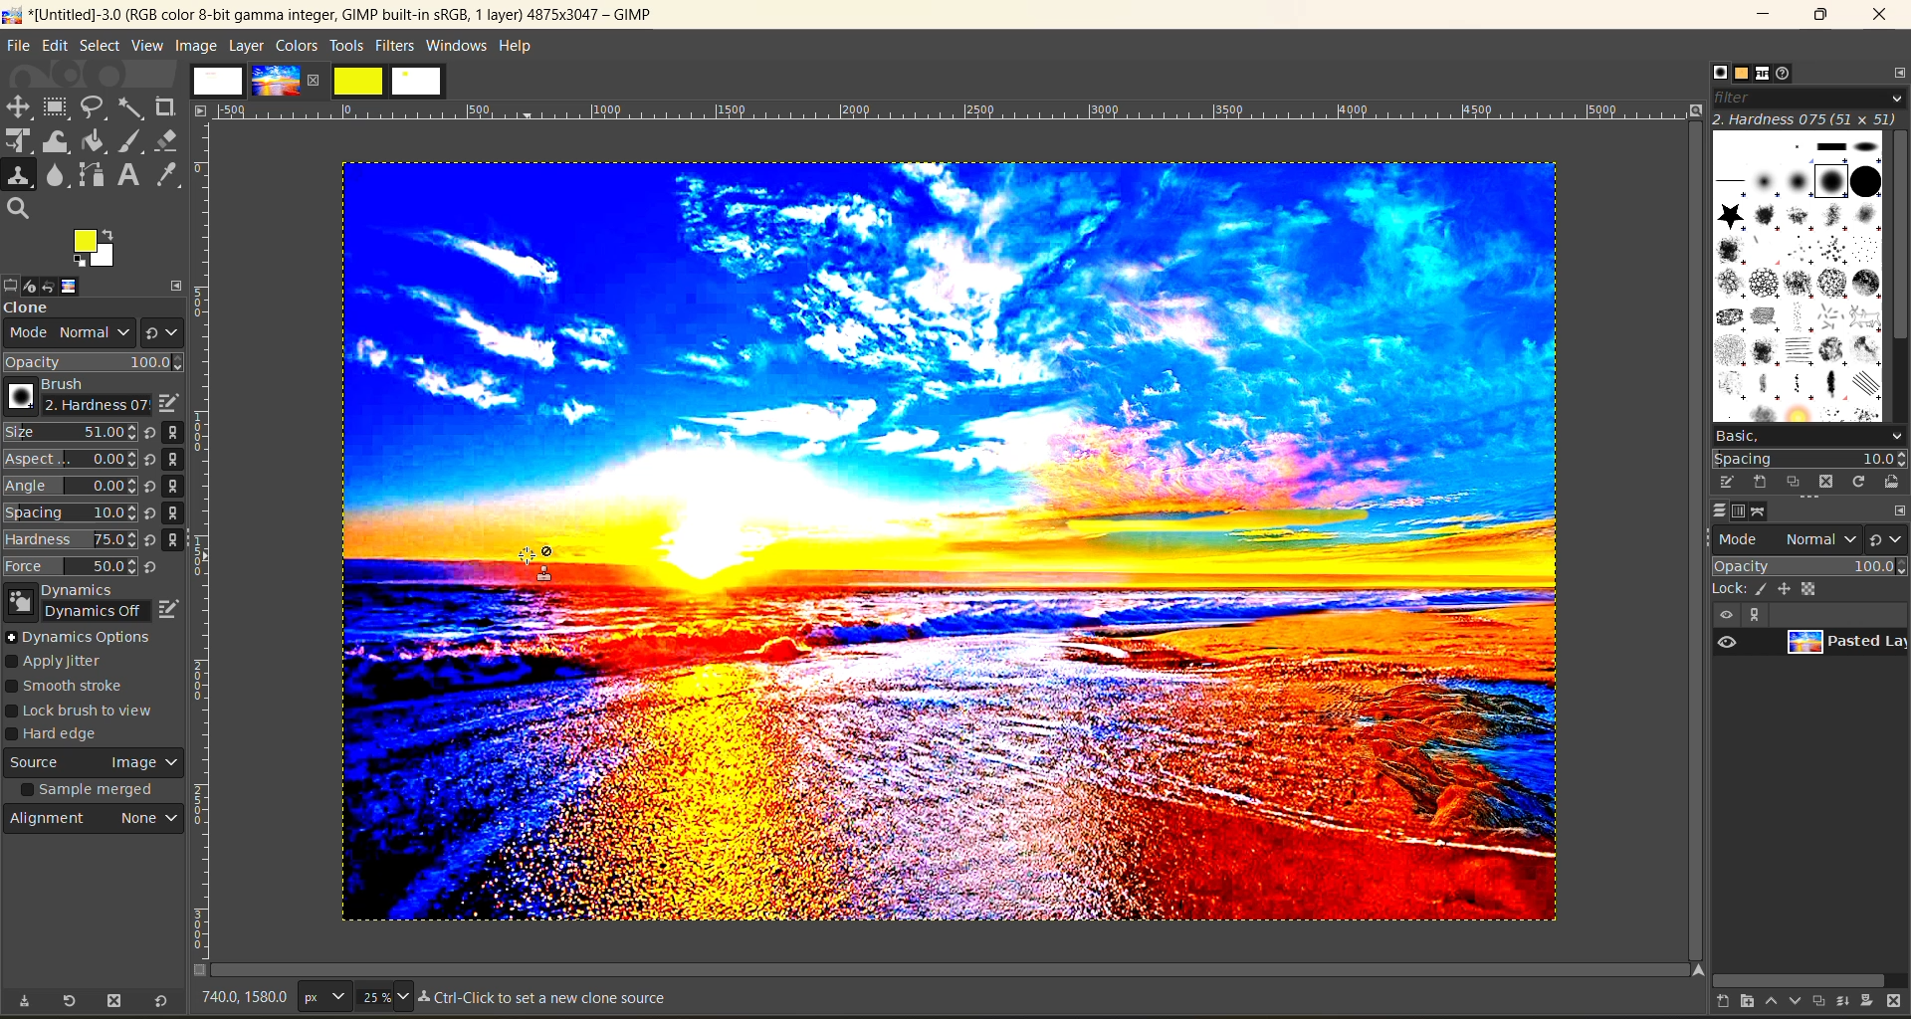  Describe the element at coordinates (19, 142) in the screenshot. I see `scale` at that location.